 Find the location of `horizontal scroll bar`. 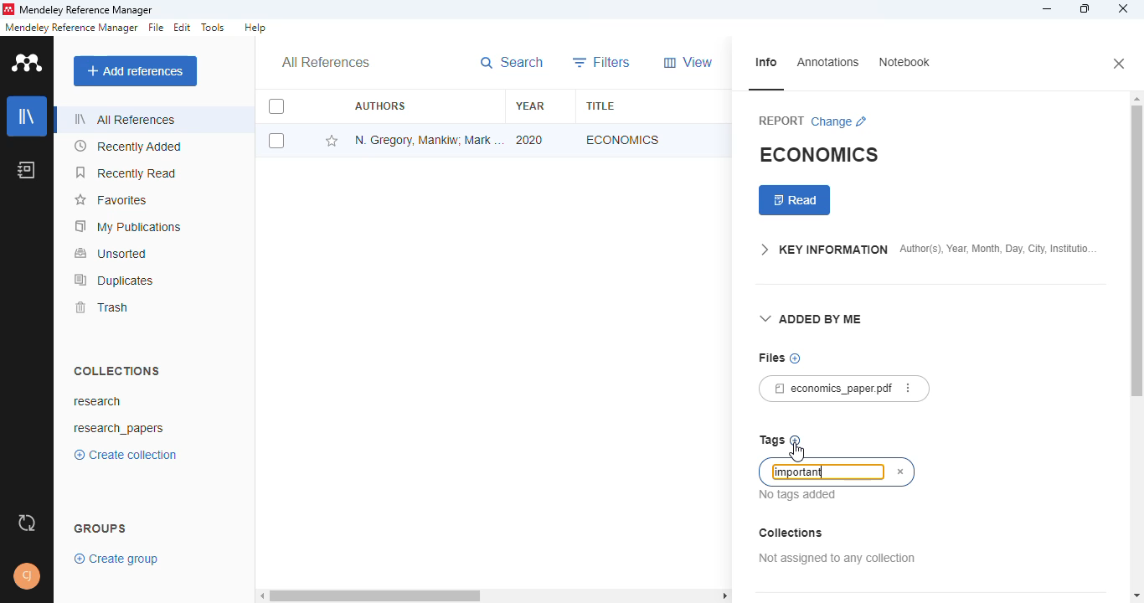

horizontal scroll bar is located at coordinates (492, 595).